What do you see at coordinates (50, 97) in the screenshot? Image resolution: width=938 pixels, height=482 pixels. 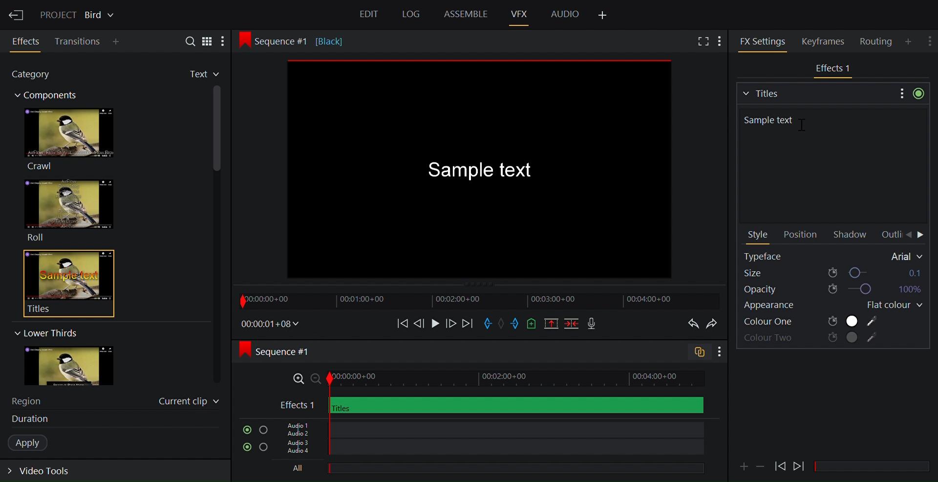 I see `Components` at bounding box center [50, 97].